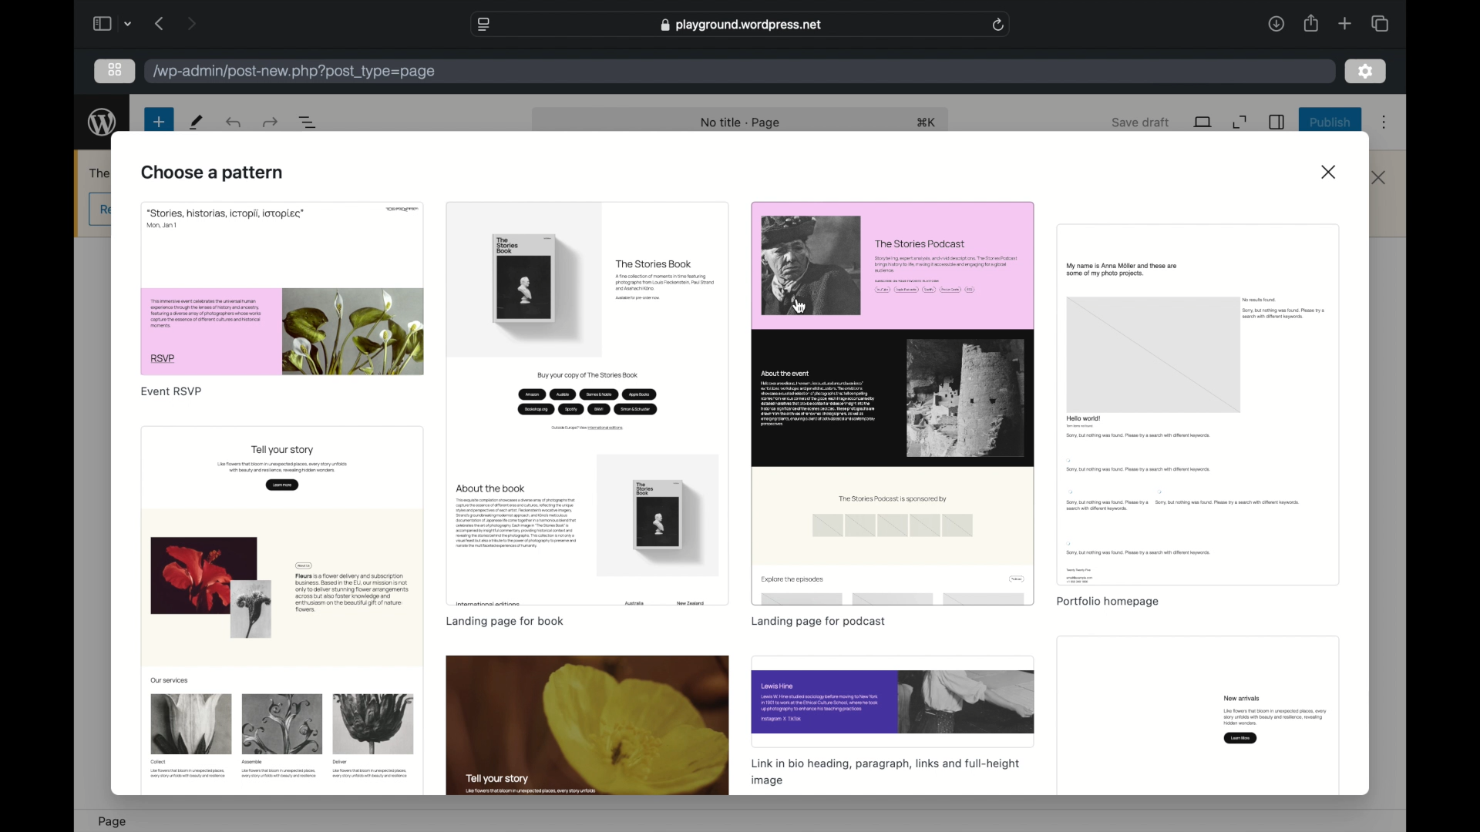  What do you see at coordinates (891, 403) in the screenshot?
I see `preview` at bounding box center [891, 403].